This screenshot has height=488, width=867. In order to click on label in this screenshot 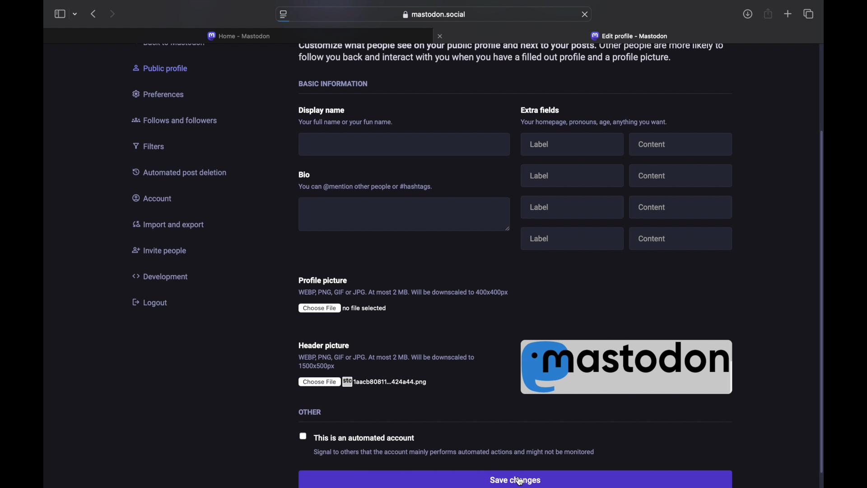, I will do `click(572, 175)`.